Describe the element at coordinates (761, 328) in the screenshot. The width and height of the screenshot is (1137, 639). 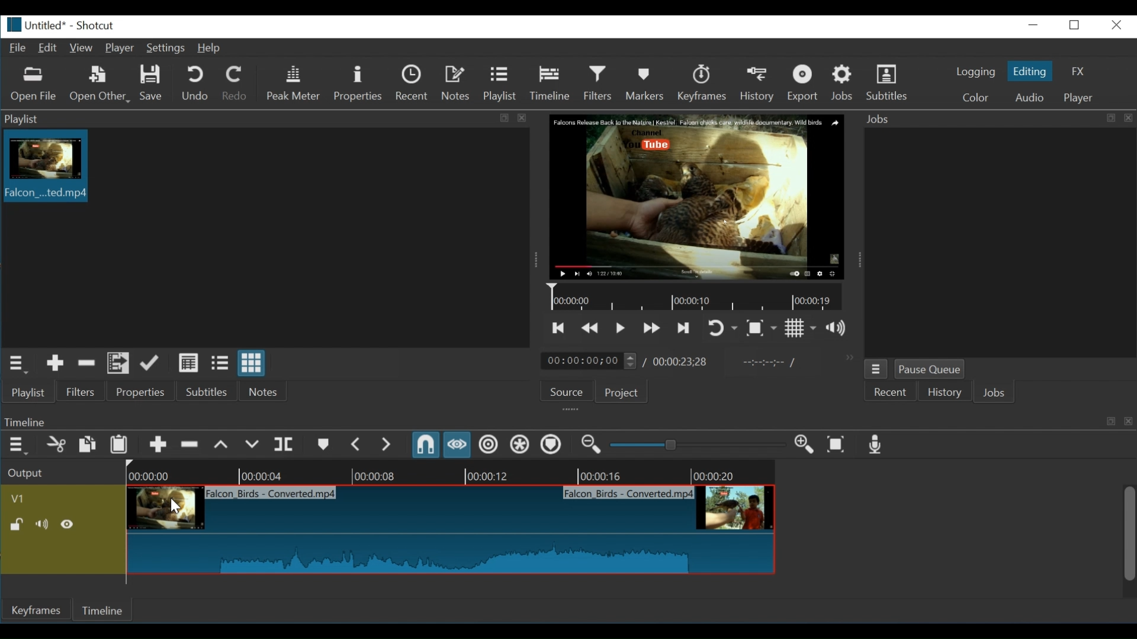
I see `Toggle zoom` at that location.